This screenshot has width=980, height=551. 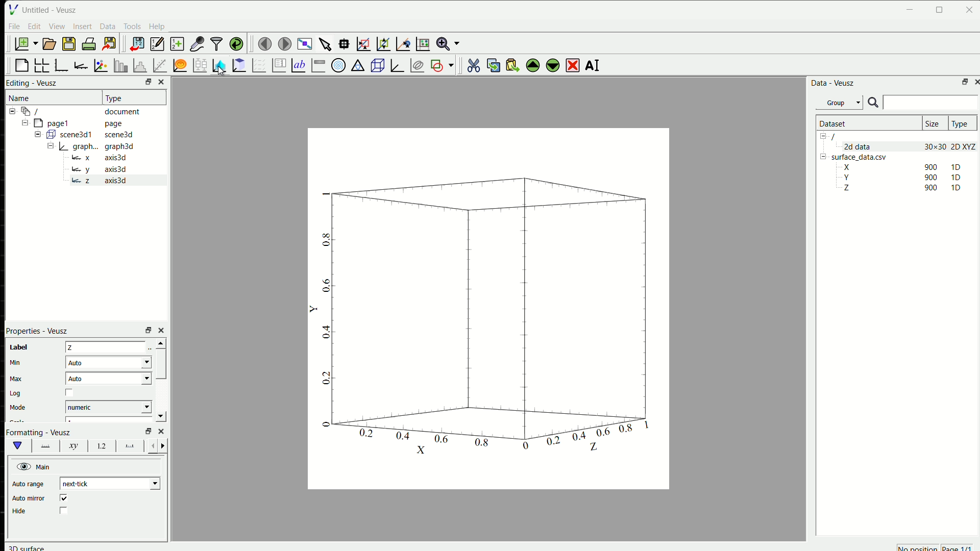 I want to click on scene3d, so click(x=119, y=135).